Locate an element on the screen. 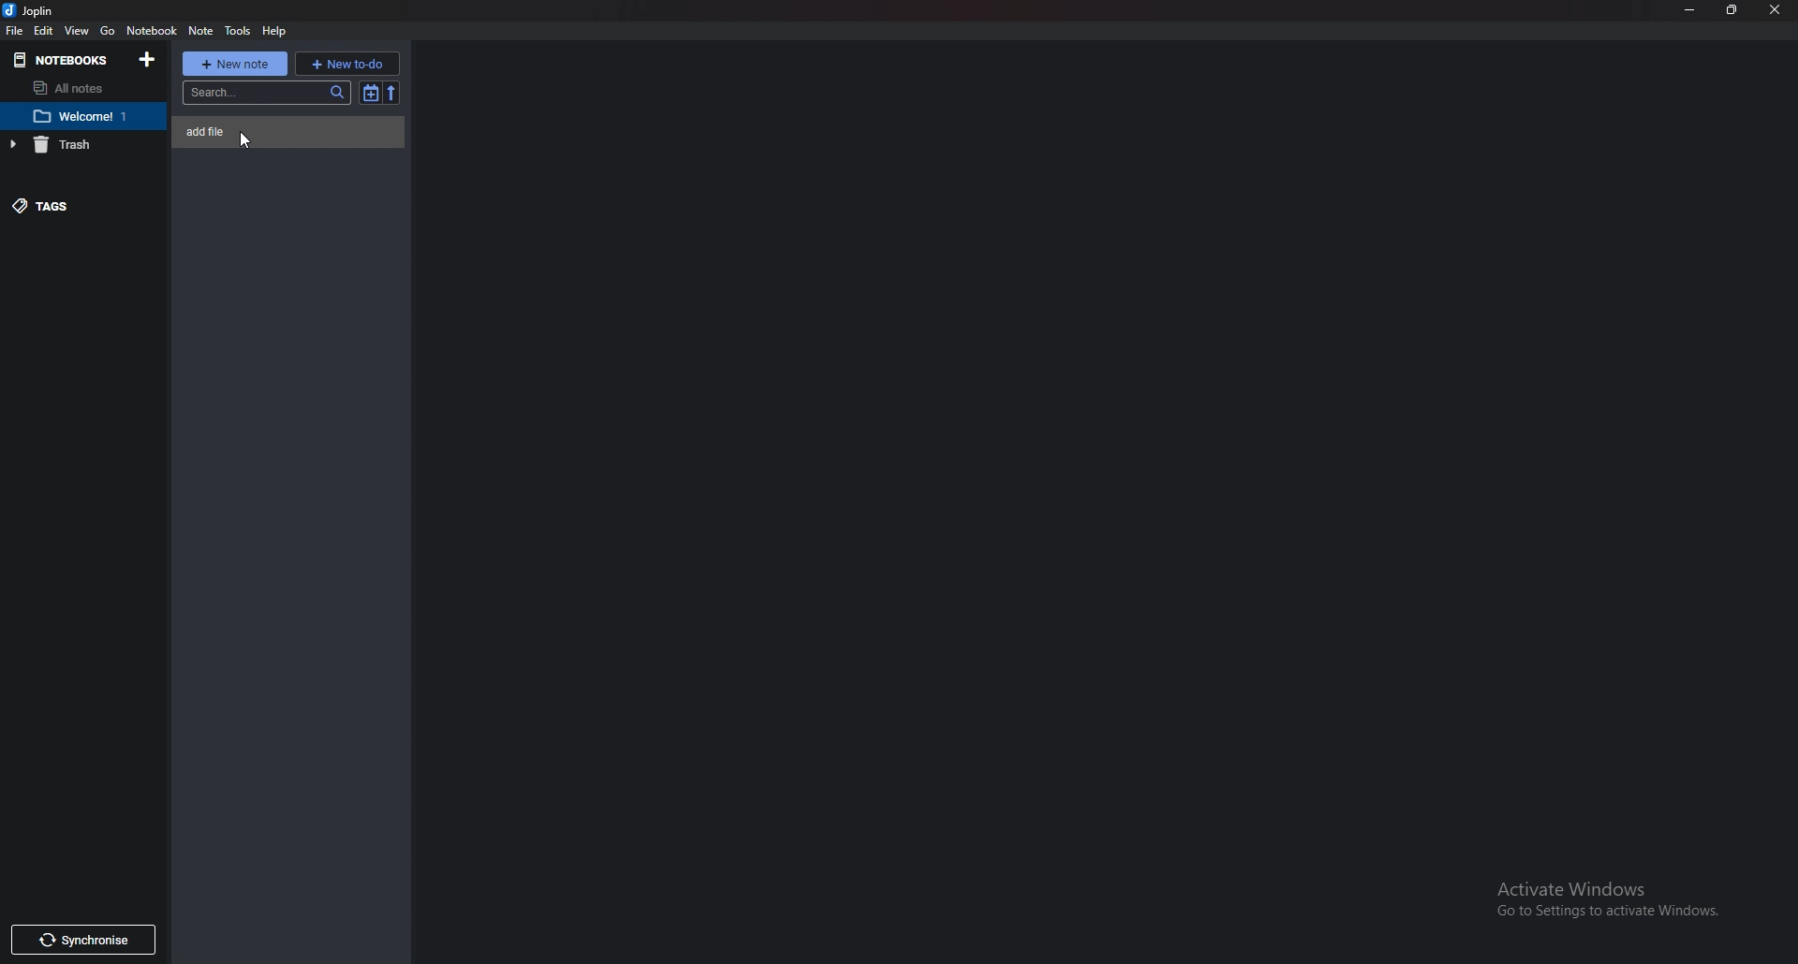 The height and width of the screenshot is (964, 1798). Tags is located at coordinates (69, 205).